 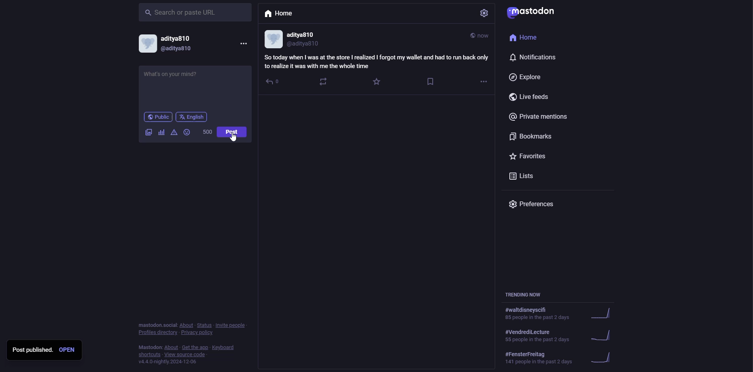 What do you see at coordinates (431, 83) in the screenshot?
I see `bookmark` at bounding box center [431, 83].